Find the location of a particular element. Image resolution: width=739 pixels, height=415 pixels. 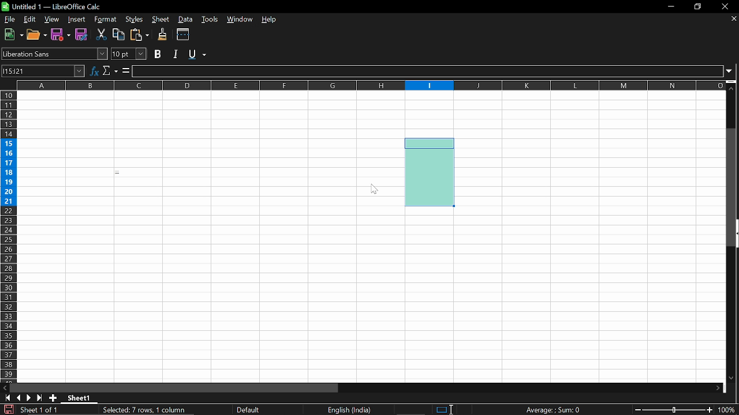

Formula is located at coordinates (126, 71).